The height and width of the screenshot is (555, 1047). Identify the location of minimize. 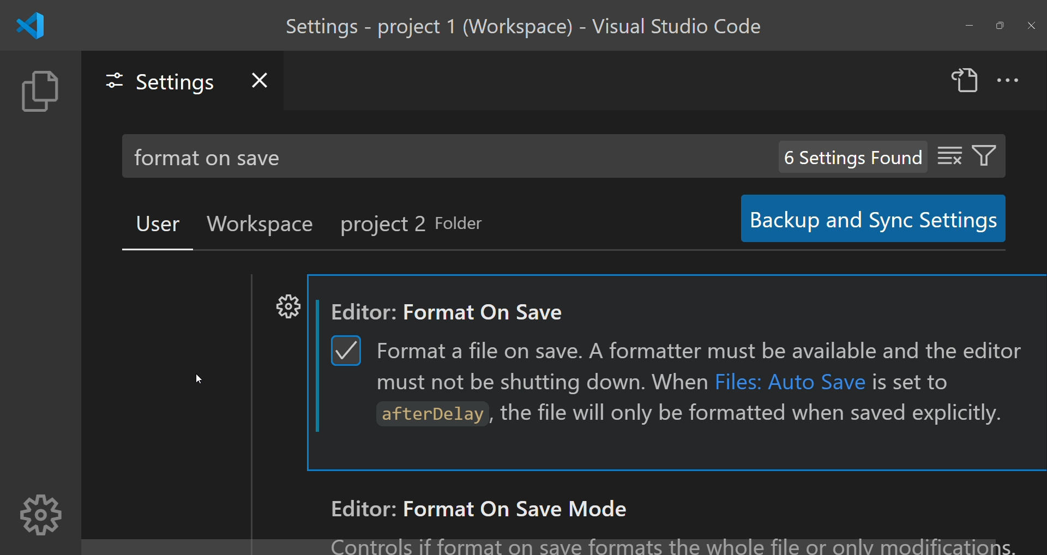
(966, 27).